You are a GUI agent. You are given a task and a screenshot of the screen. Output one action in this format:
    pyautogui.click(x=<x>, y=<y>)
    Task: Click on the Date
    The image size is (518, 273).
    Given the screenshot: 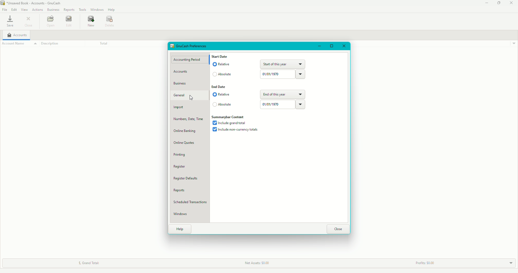 What is the action you would take?
    pyautogui.click(x=282, y=74)
    